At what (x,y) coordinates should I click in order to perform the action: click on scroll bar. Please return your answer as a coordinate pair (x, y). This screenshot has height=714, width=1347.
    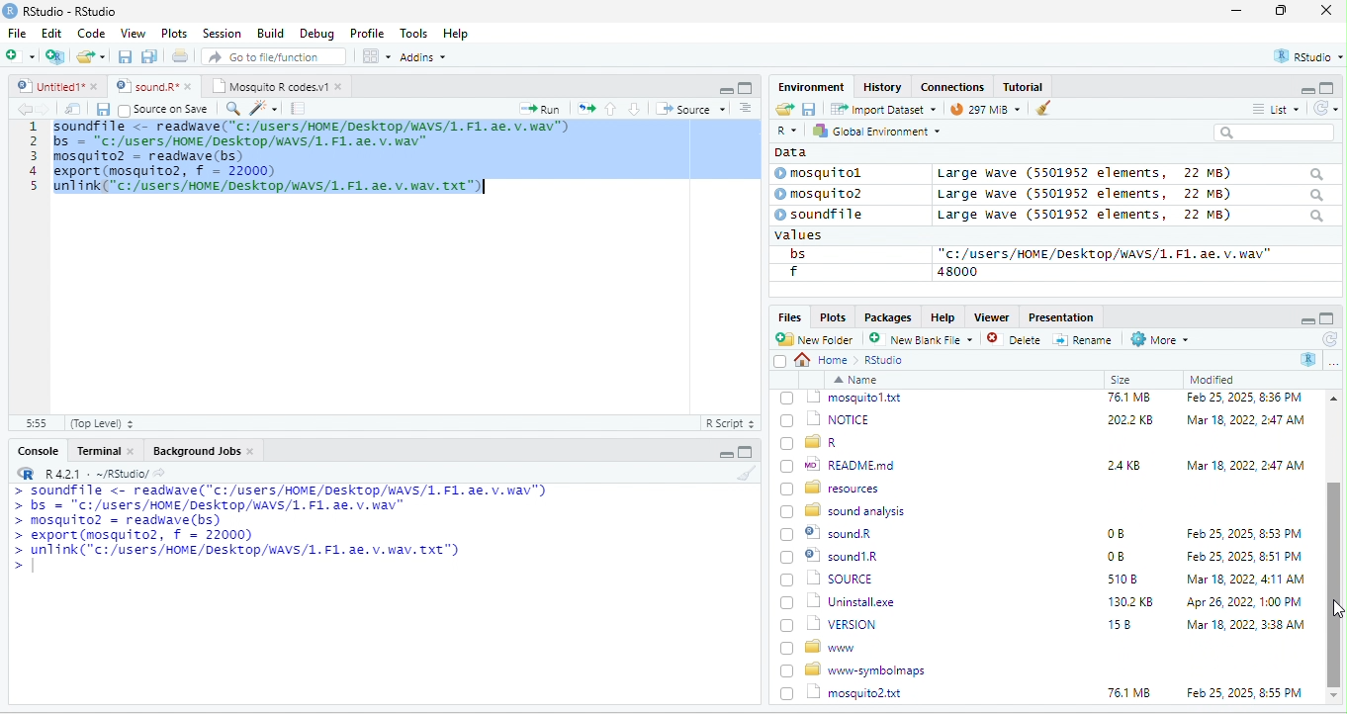
    Looking at the image, I should click on (1334, 548).